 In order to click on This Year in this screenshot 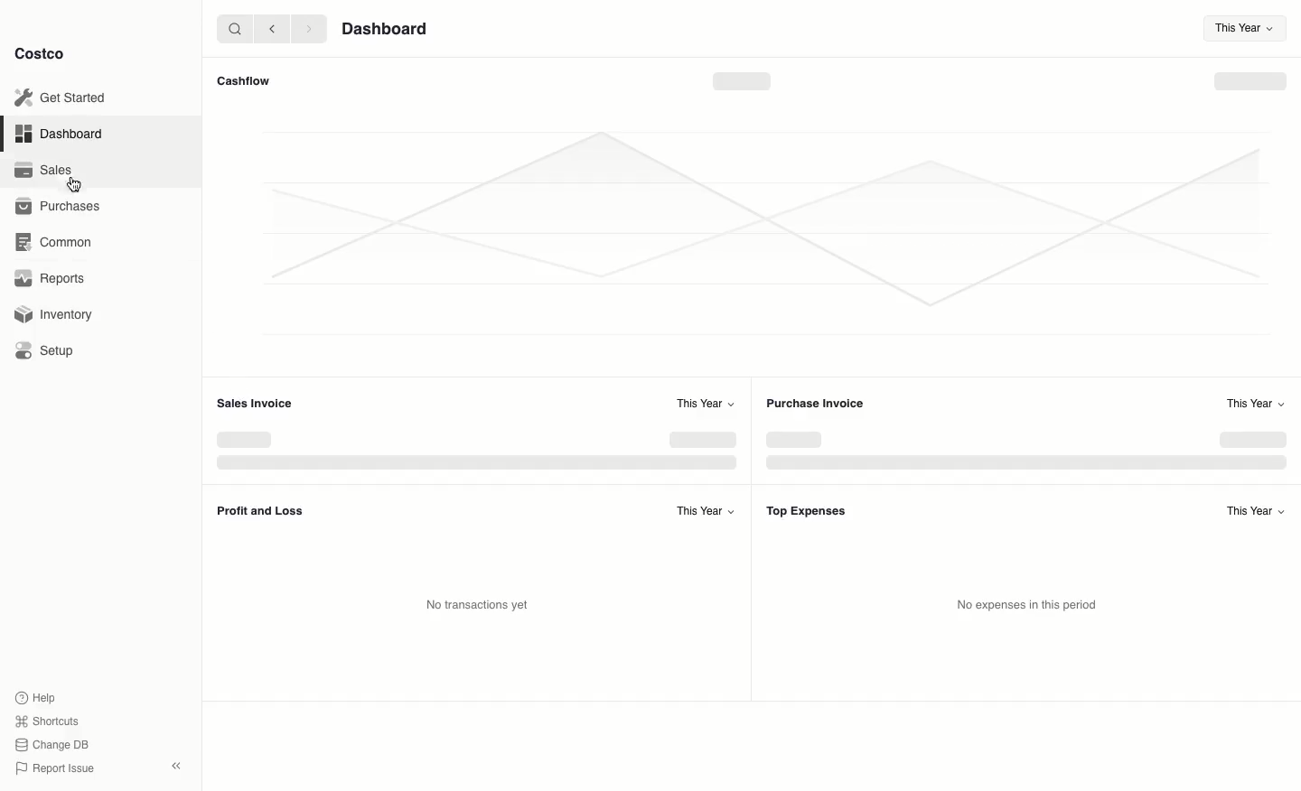, I will do `click(1250, 508)`.